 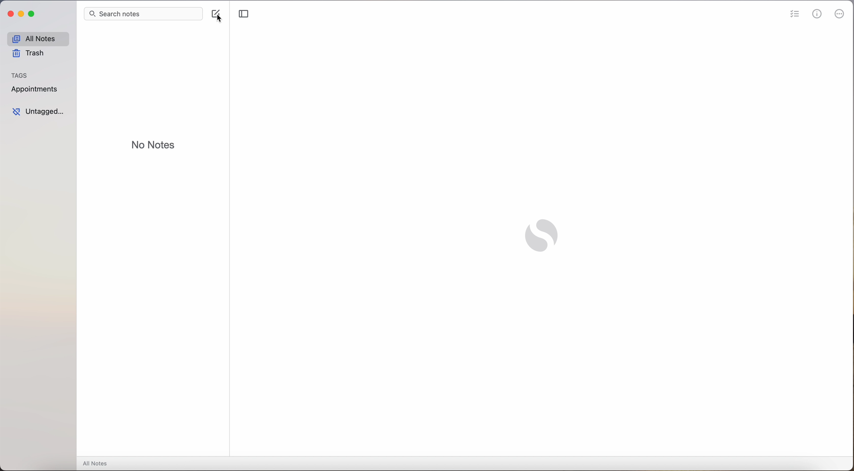 I want to click on cursor, so click(x=219, y=17).